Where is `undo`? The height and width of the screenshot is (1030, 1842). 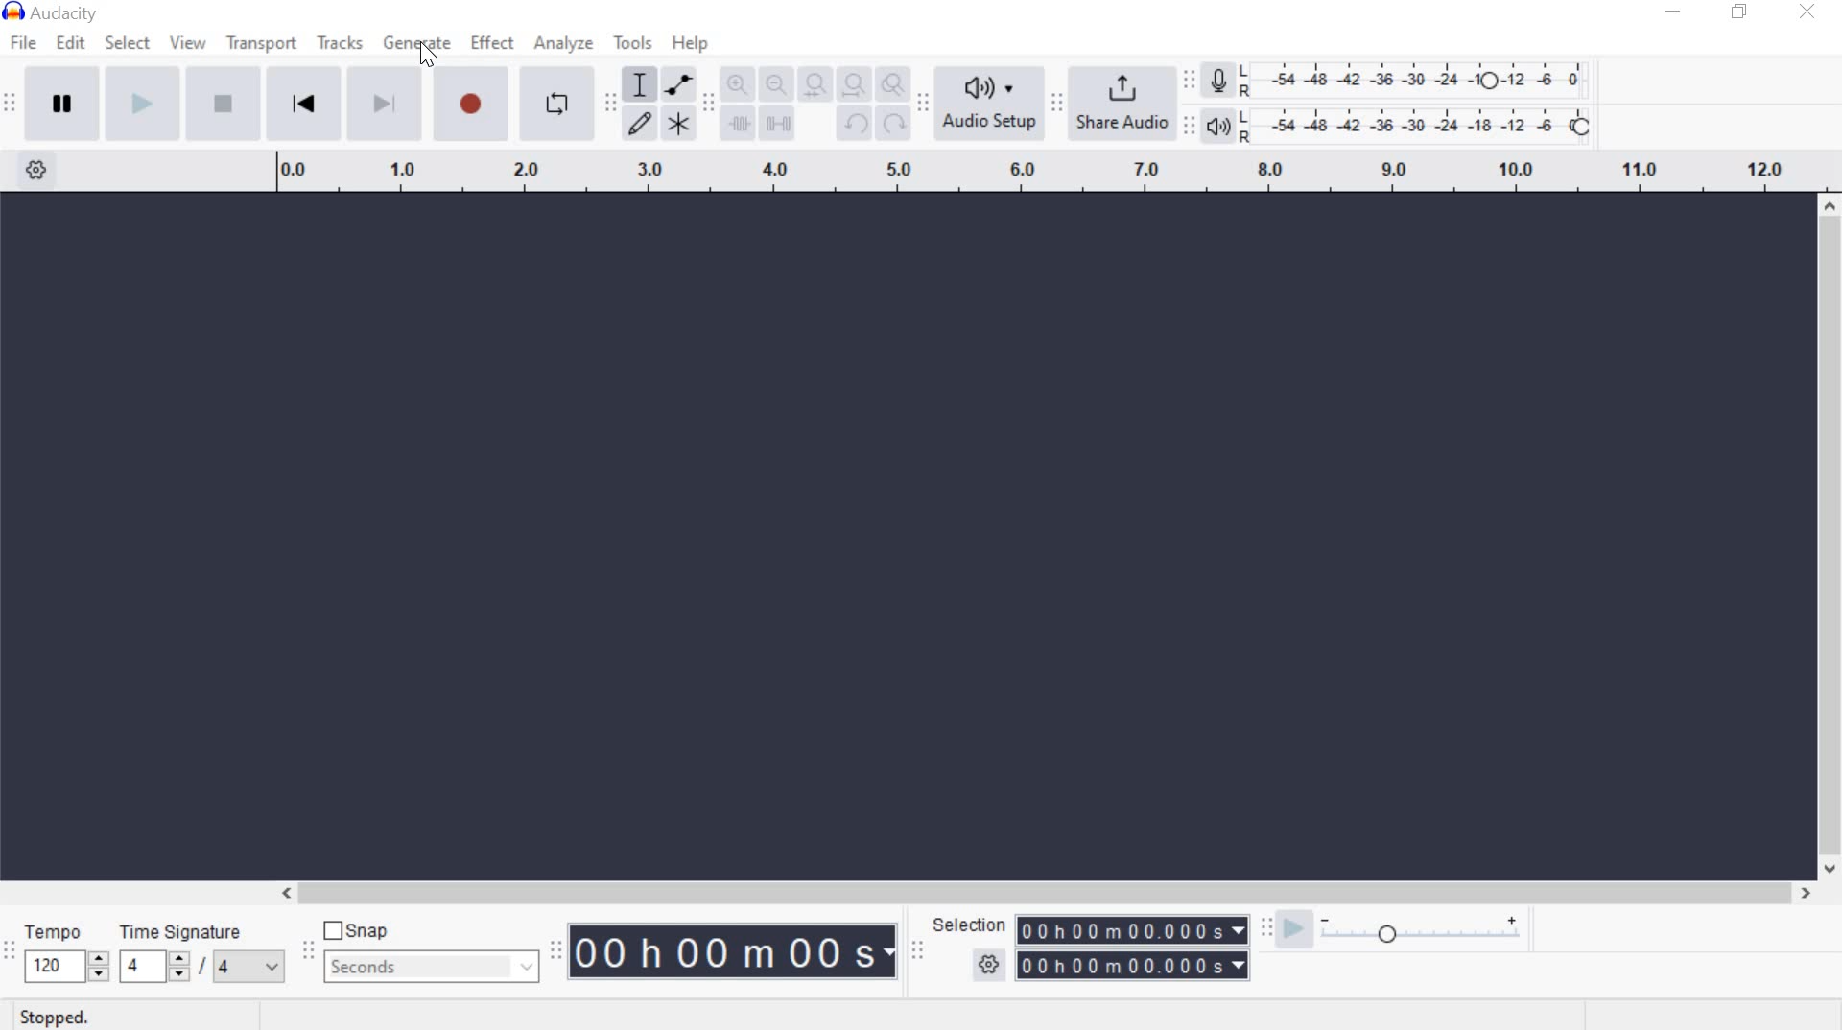 undo is located at coordinates (854, 125).